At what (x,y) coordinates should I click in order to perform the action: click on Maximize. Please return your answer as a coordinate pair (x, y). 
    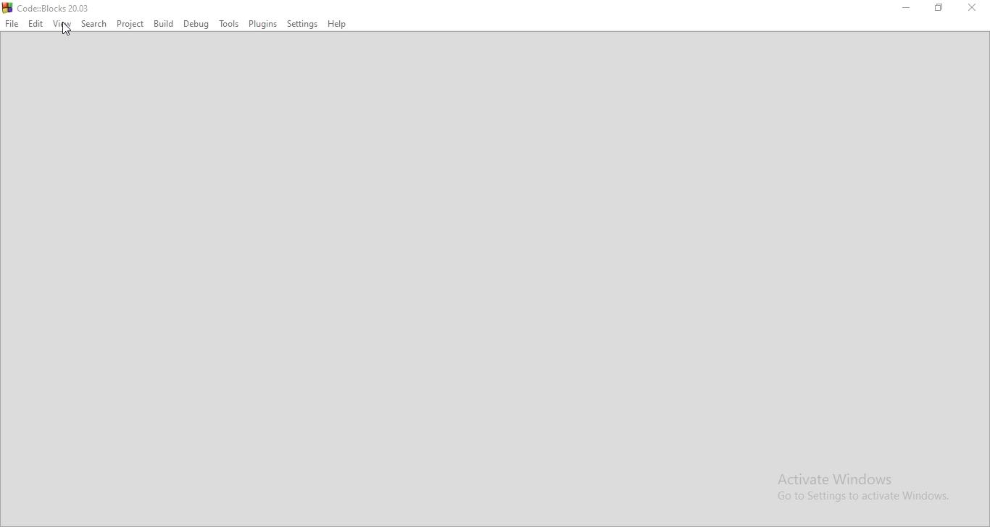
    Looking at the image, I should click on (940, 8).